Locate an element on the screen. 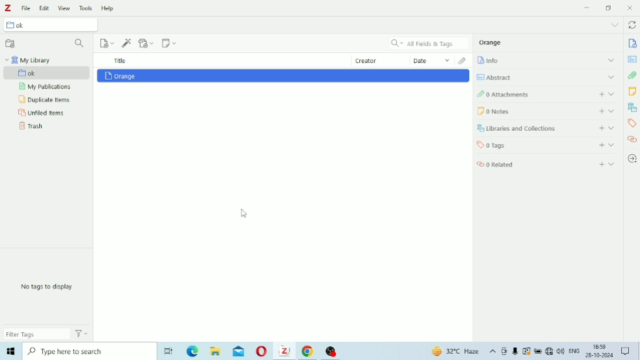 This screenshot has height=360, width=640. Restore down is located at coordinates (610, 8).